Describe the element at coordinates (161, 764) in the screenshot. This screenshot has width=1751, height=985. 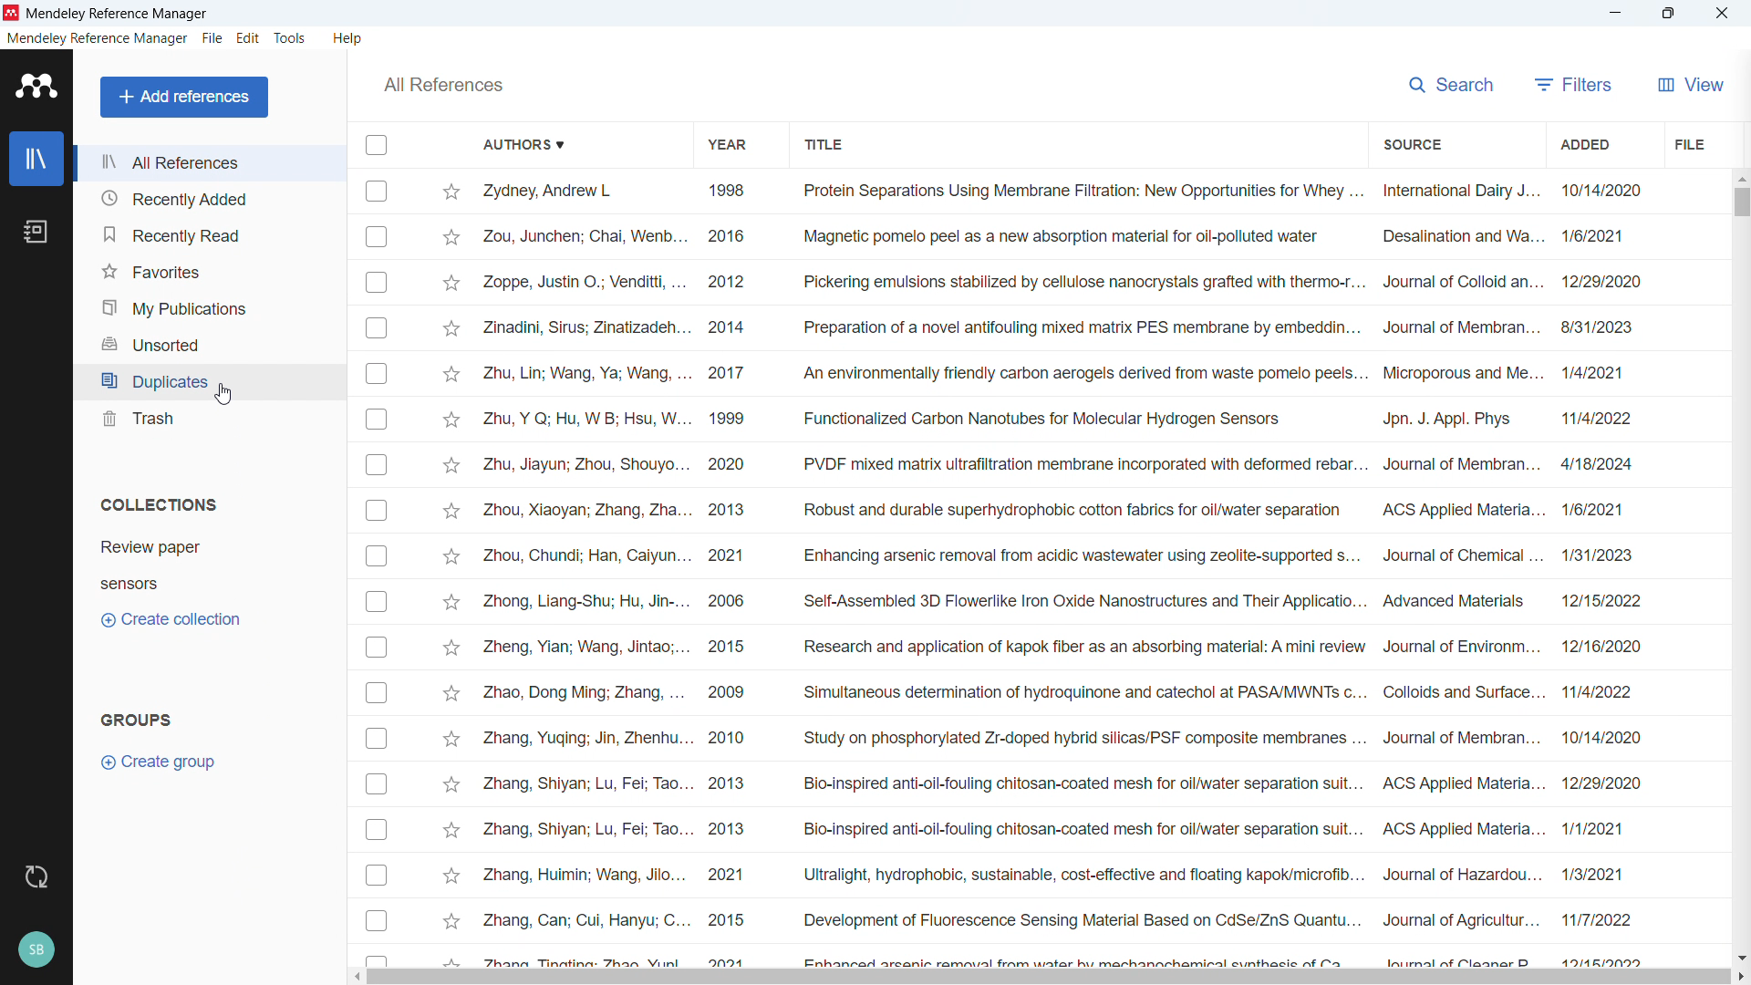
I see `Create group ` at that location.